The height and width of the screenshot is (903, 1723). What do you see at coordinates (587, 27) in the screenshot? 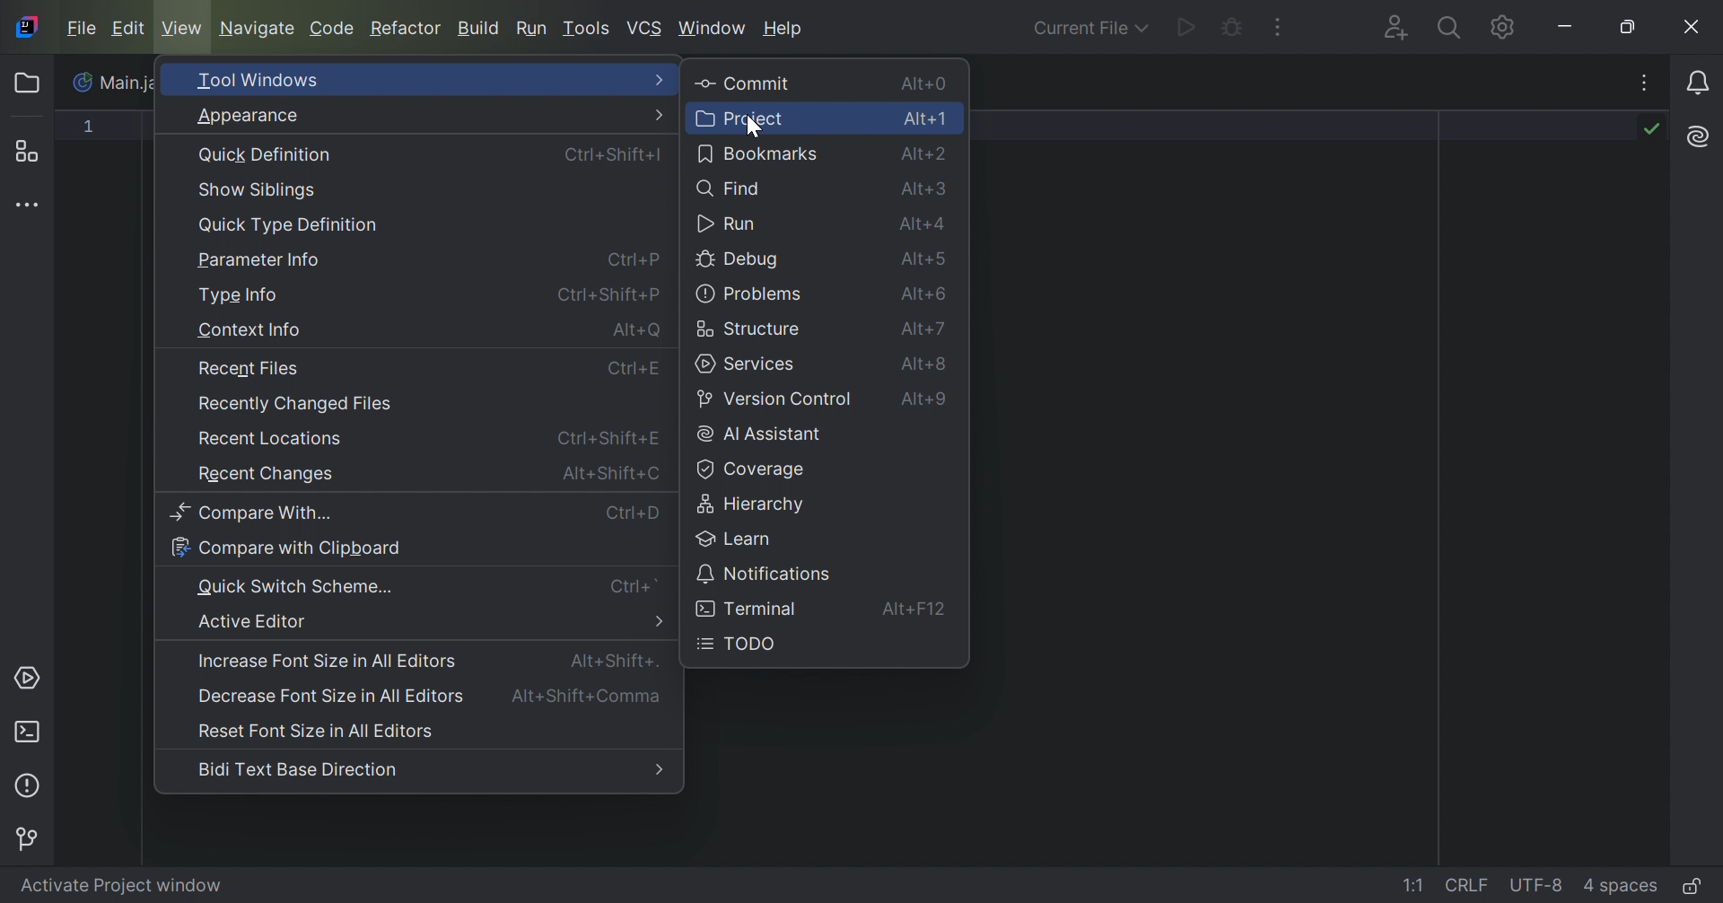
I see `Tools` at bounding box center [587, 27].